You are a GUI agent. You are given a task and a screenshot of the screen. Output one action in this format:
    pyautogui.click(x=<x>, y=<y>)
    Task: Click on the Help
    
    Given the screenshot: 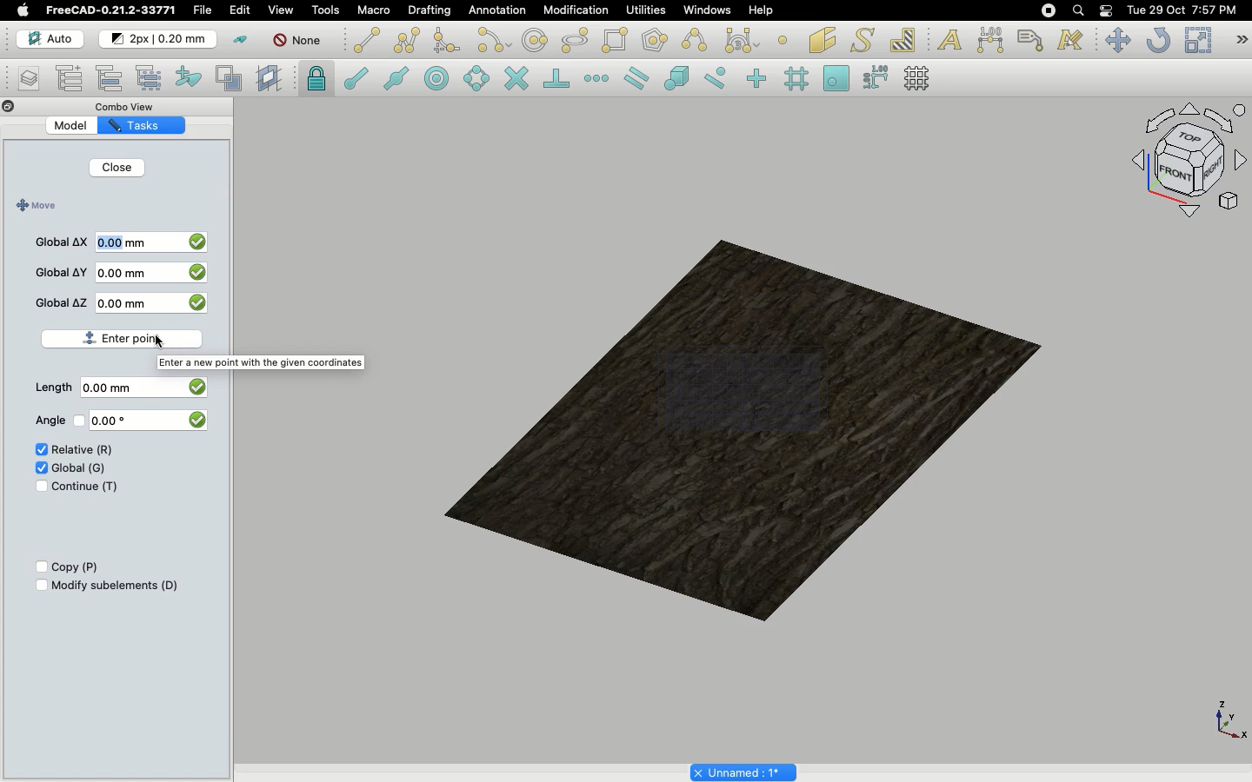 What is the action you would take?
    pyautogui.click(x=761, y=10)
    